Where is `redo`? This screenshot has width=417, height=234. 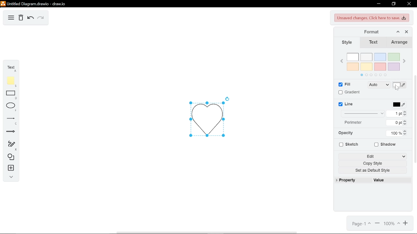
redo is located at coordinates (40, 18).